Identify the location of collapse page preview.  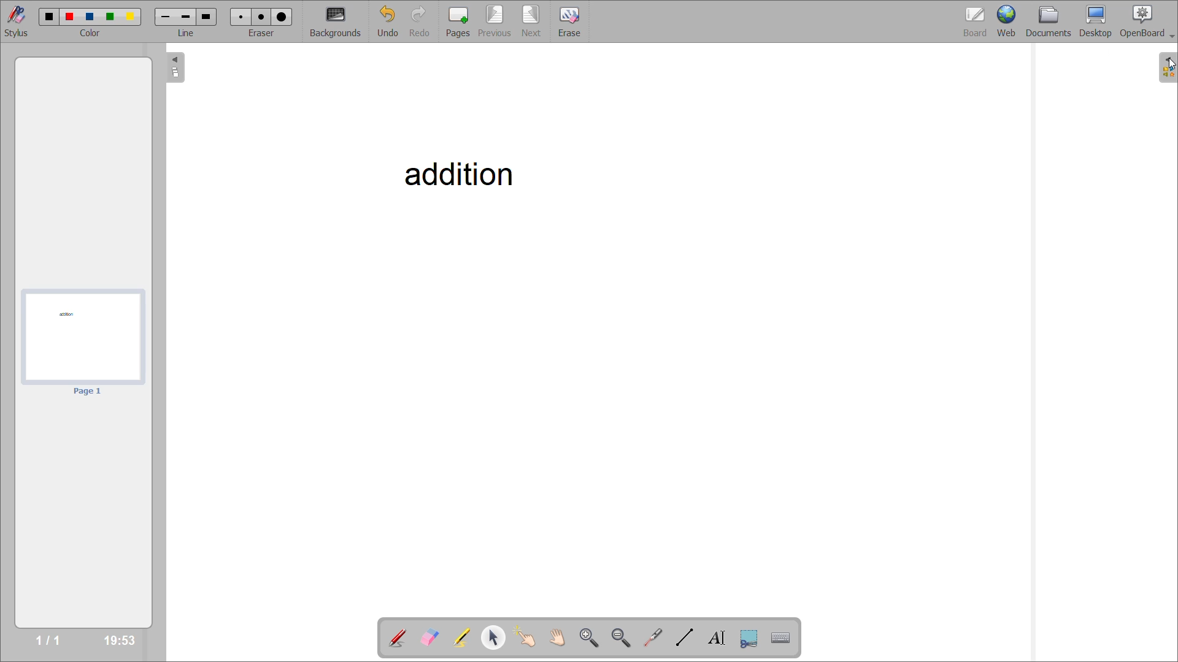
(177, 67).